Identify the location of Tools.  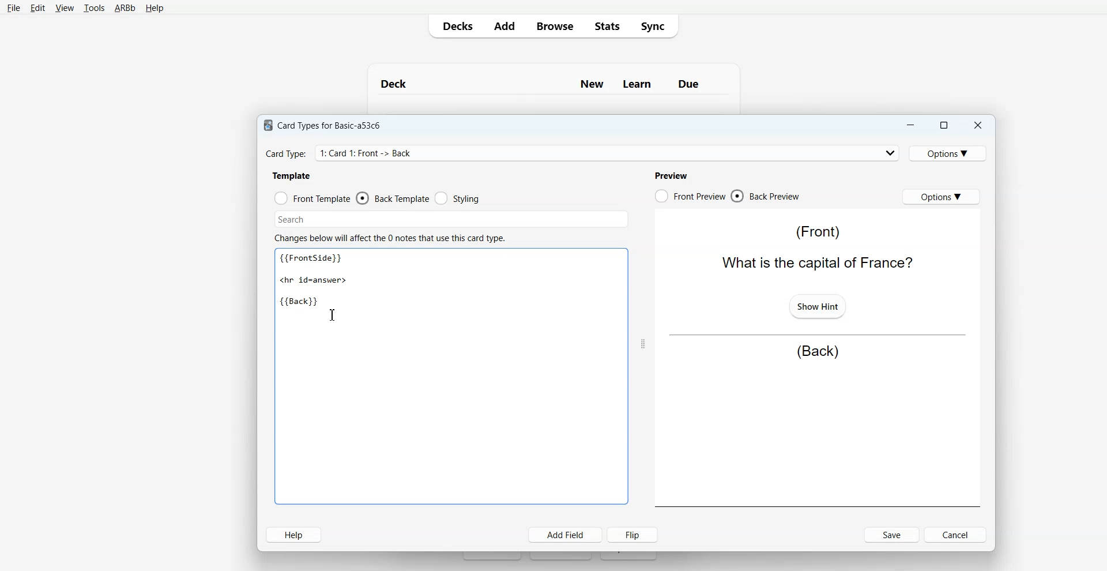
(94, 9).